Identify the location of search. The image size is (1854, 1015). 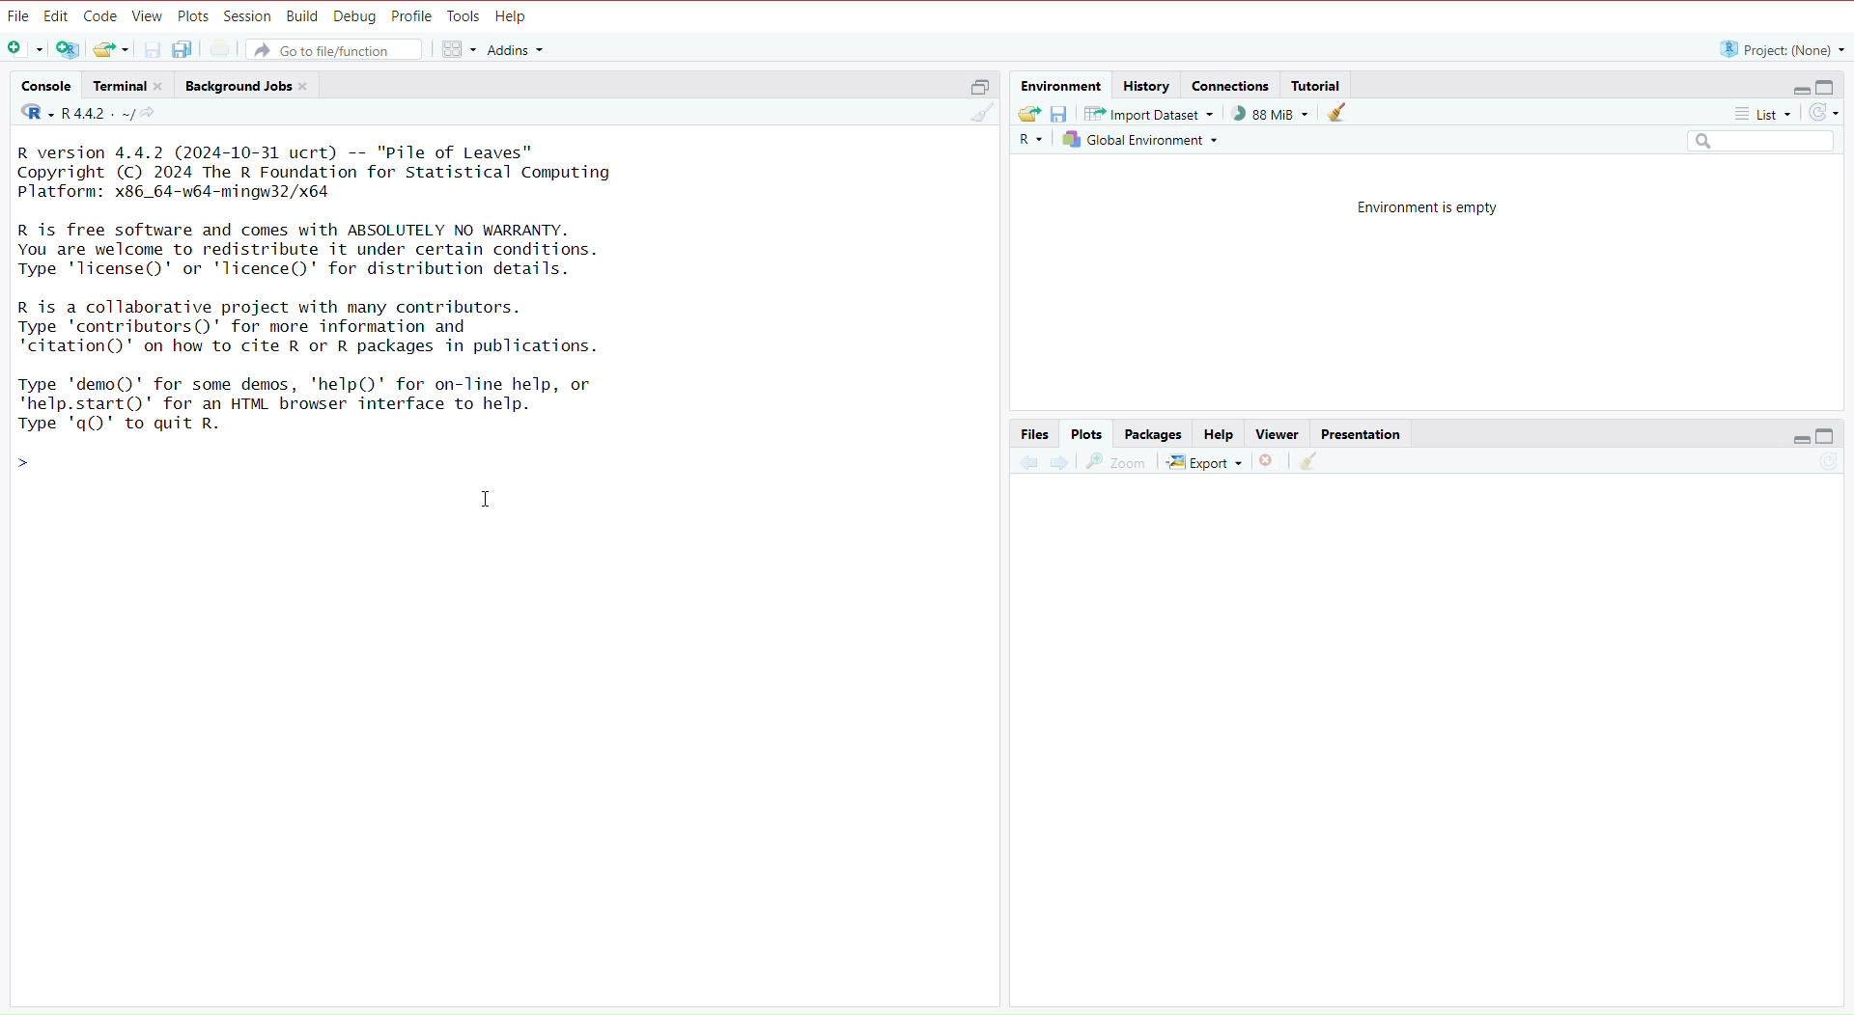
(1753, 142).